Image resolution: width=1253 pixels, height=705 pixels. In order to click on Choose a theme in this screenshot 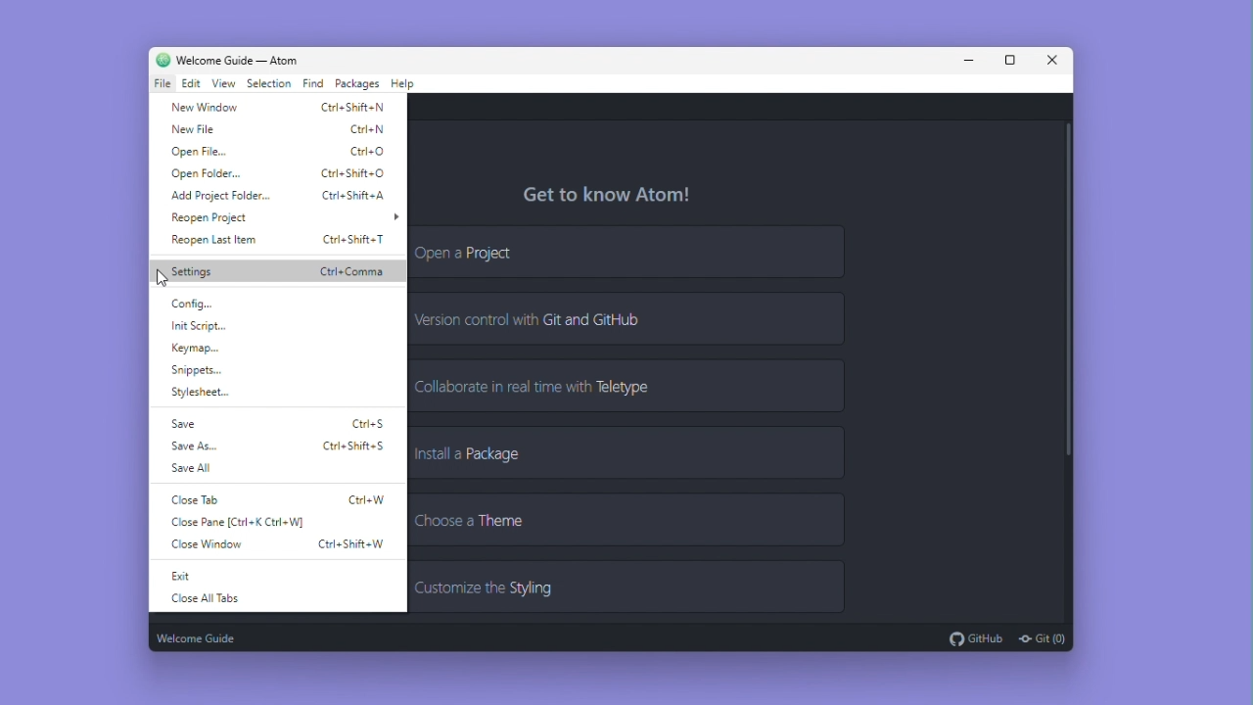, I will do `click(629, 521)`.